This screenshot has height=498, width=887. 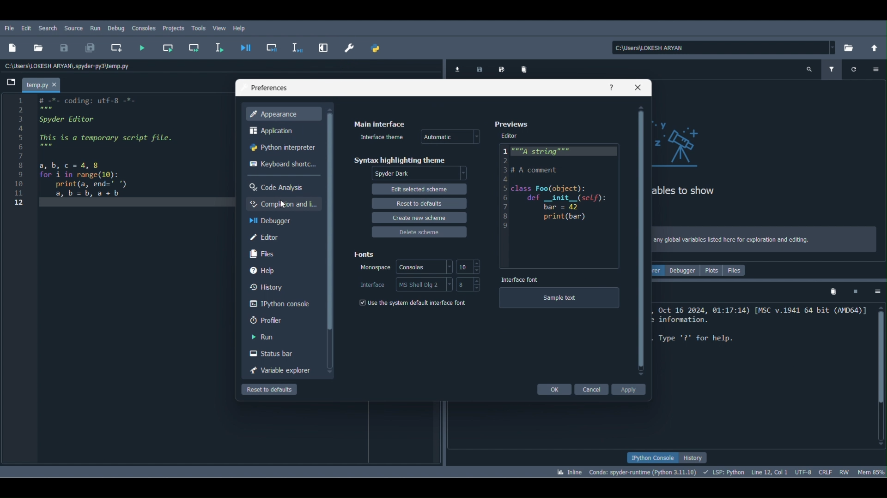 What do you see at coordinates (267, 321) in the screenshot?
I see `Profiler` at bounding box center [267, 321].